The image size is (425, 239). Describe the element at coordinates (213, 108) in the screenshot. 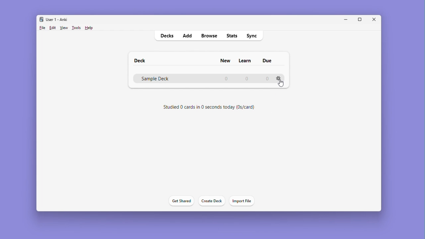

I see `Studied 0 cards in 0 seconds today (0s/card)` at that location.